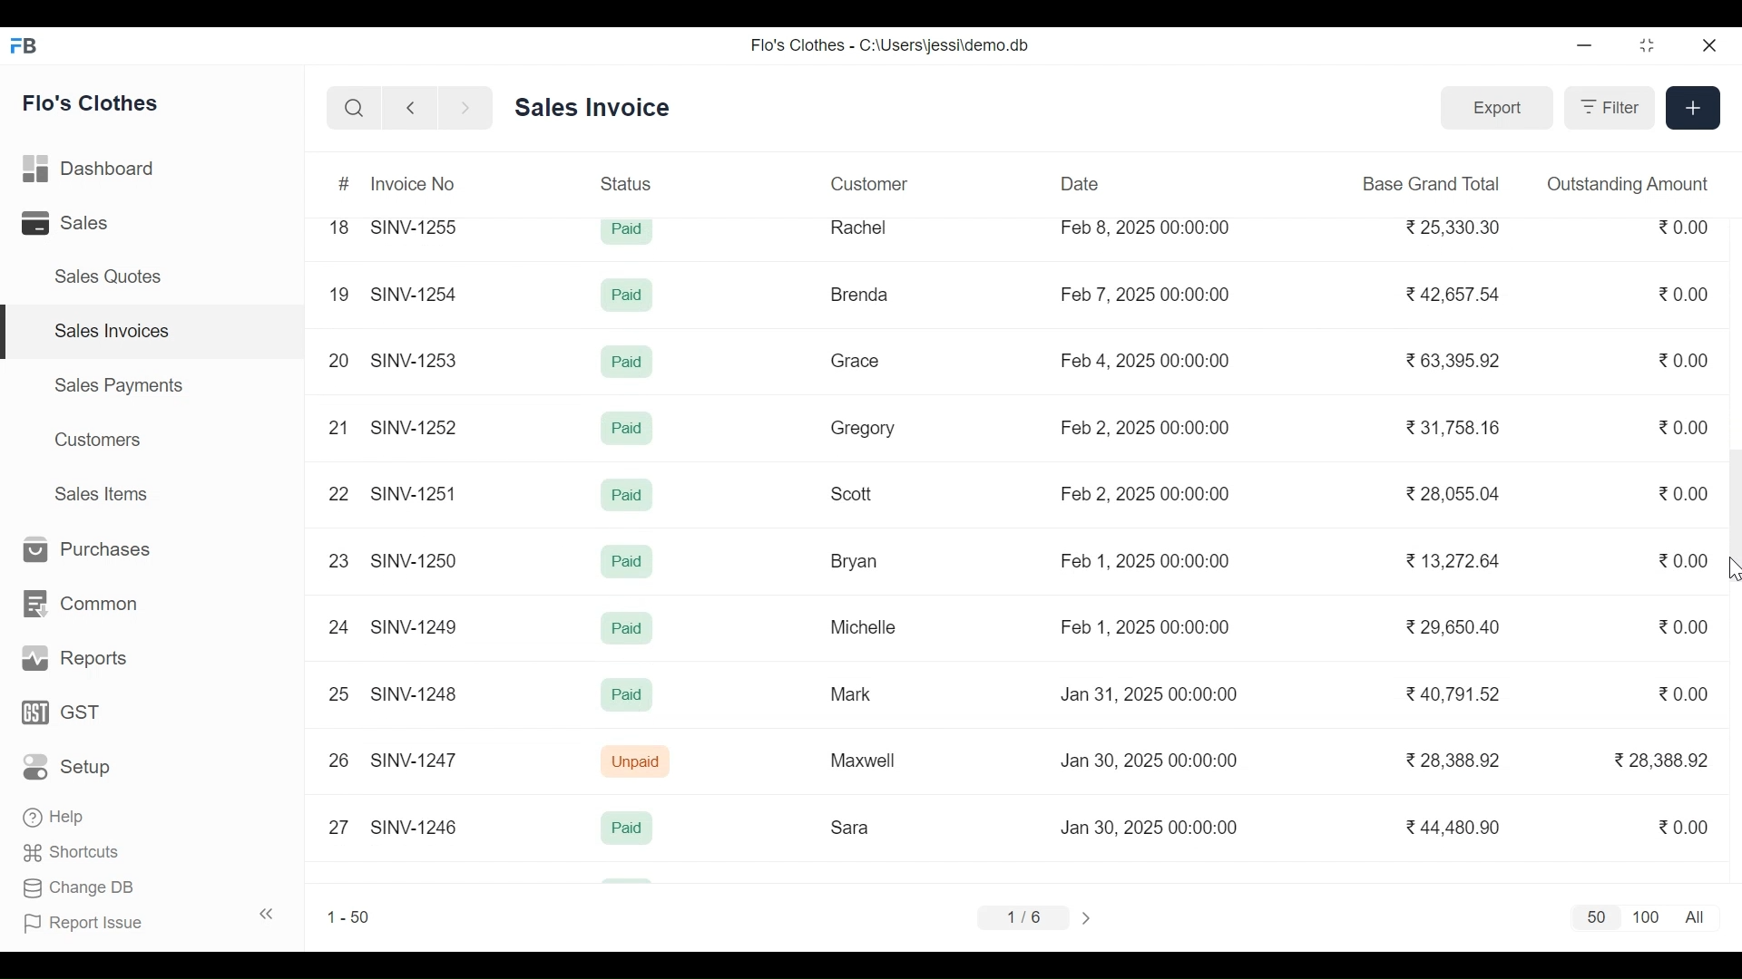  I want to click on 1100, so click(1647, 918).